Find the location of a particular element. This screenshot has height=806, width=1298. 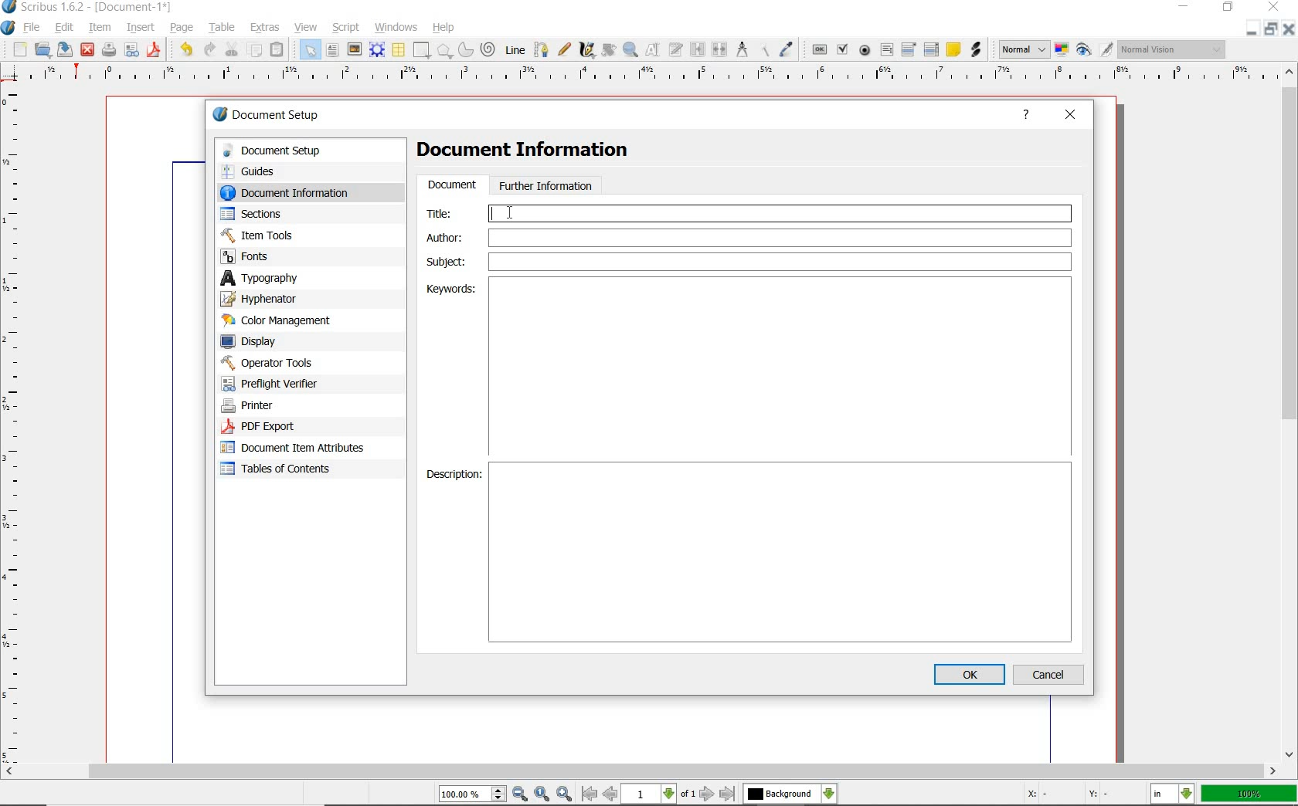

image frame is located at coordinates (355, 49).